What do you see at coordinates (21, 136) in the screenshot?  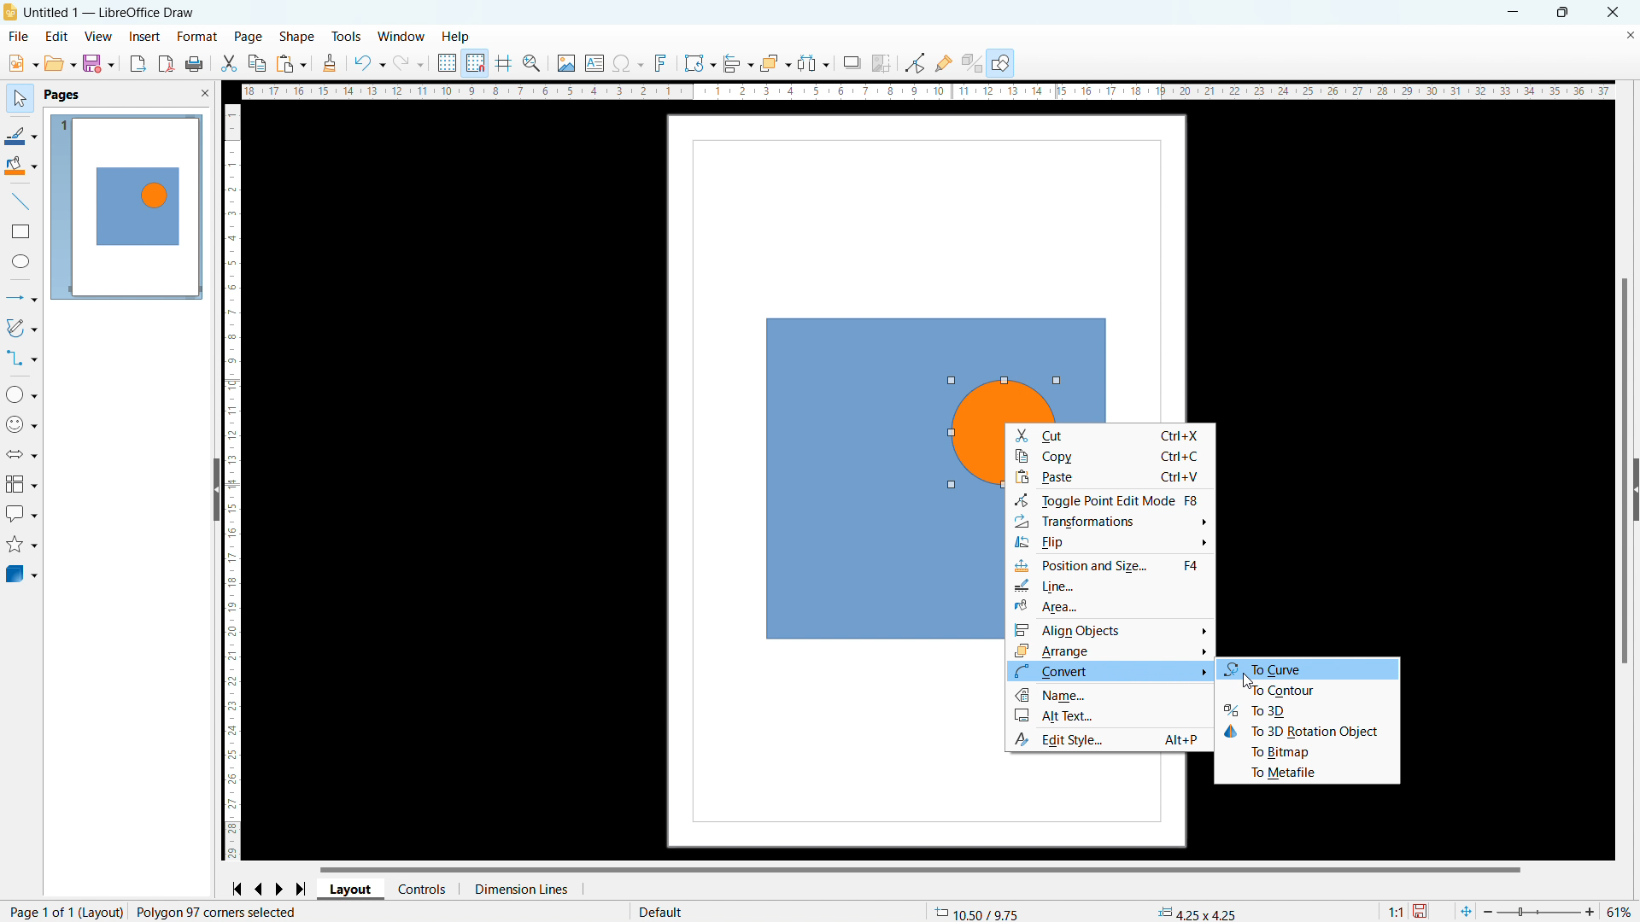 I see `line color` at bounding box center [21, 136].